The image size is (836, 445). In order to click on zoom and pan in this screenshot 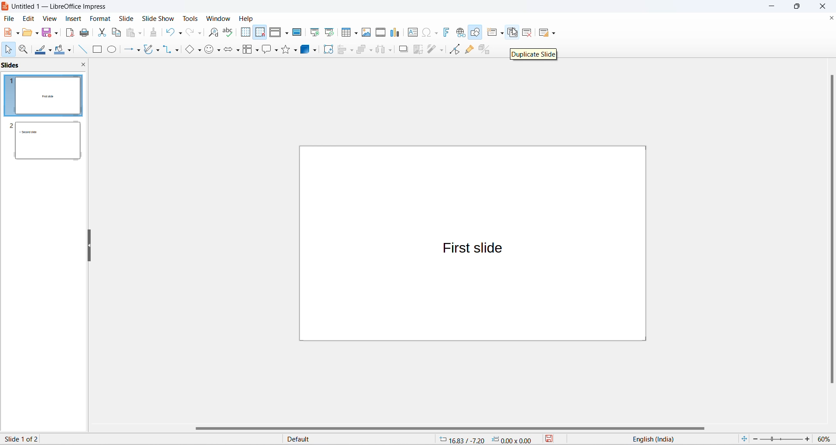, I will do `click(24, 49)`.